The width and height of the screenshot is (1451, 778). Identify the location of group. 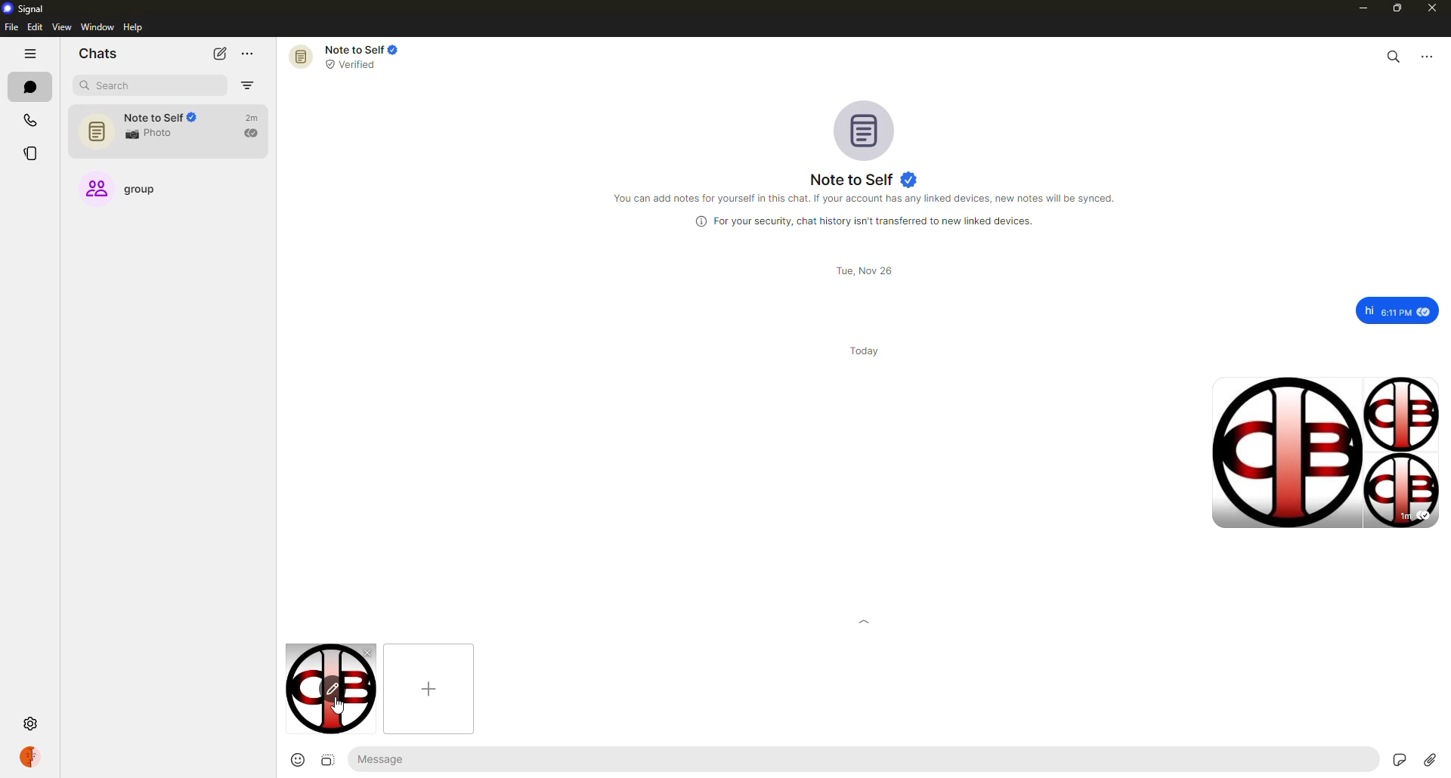
(133, 192).